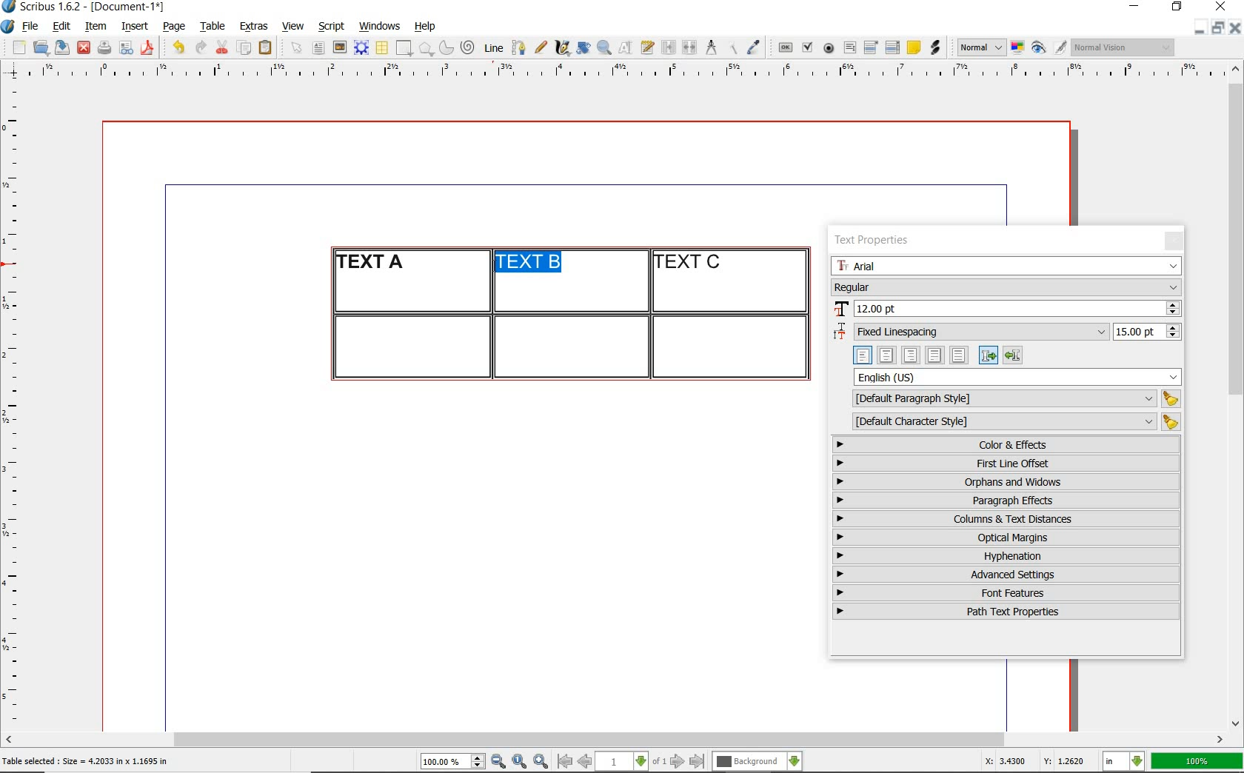 The image size is (1244, 773). Describe the element at coordinates (541, 762) in the screenshot. I see `zoom in` at that location.